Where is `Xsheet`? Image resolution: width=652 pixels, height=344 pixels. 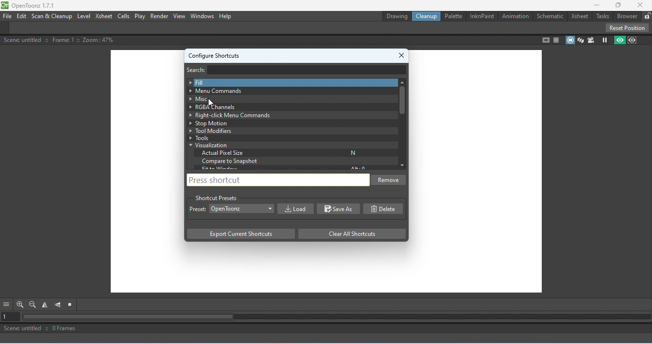
Xsheet is located at coordinates (104, 16).